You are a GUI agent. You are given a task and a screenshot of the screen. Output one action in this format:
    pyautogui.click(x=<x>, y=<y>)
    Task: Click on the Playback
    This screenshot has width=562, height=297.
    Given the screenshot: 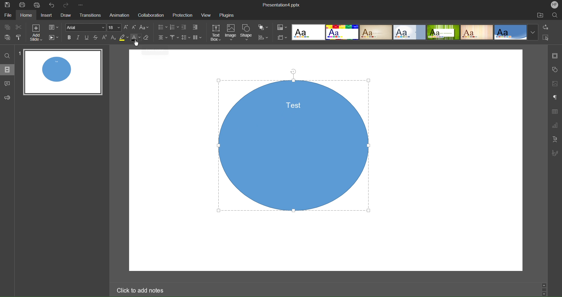 What is the action you would take?
    pyautogui.click(x=54, y=39)
    